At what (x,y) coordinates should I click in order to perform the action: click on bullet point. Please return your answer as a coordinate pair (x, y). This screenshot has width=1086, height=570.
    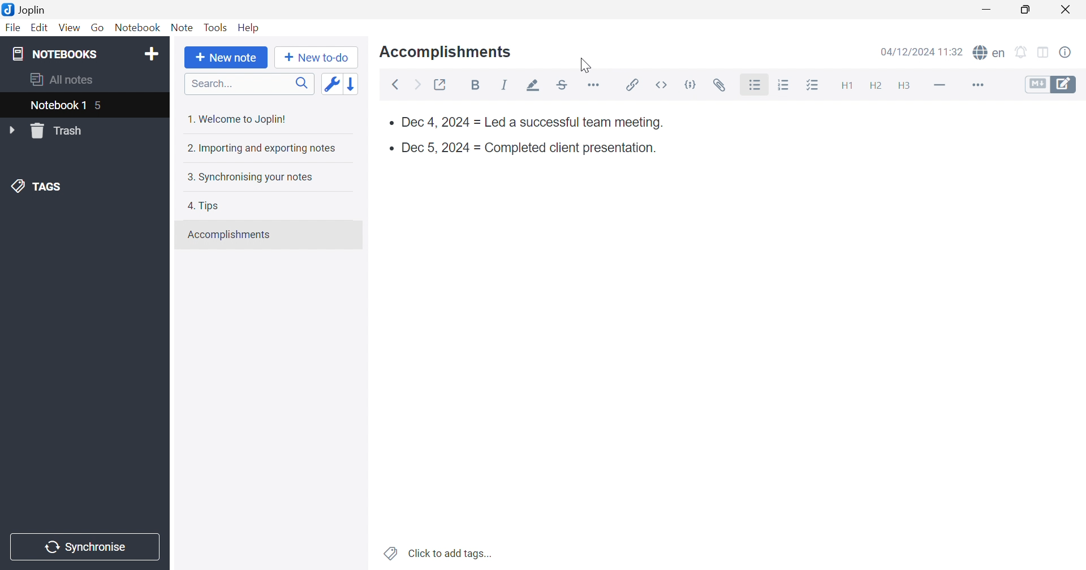
    Looking at the image, I should click on (387, 123).